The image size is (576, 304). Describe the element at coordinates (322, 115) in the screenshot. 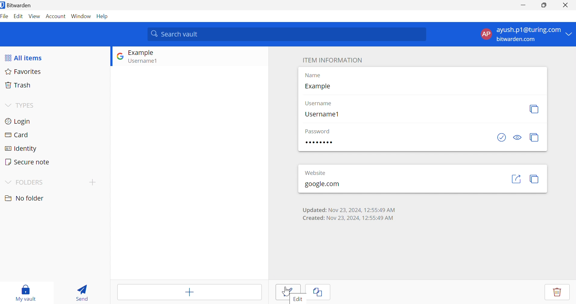

I see `Username1` at that location.